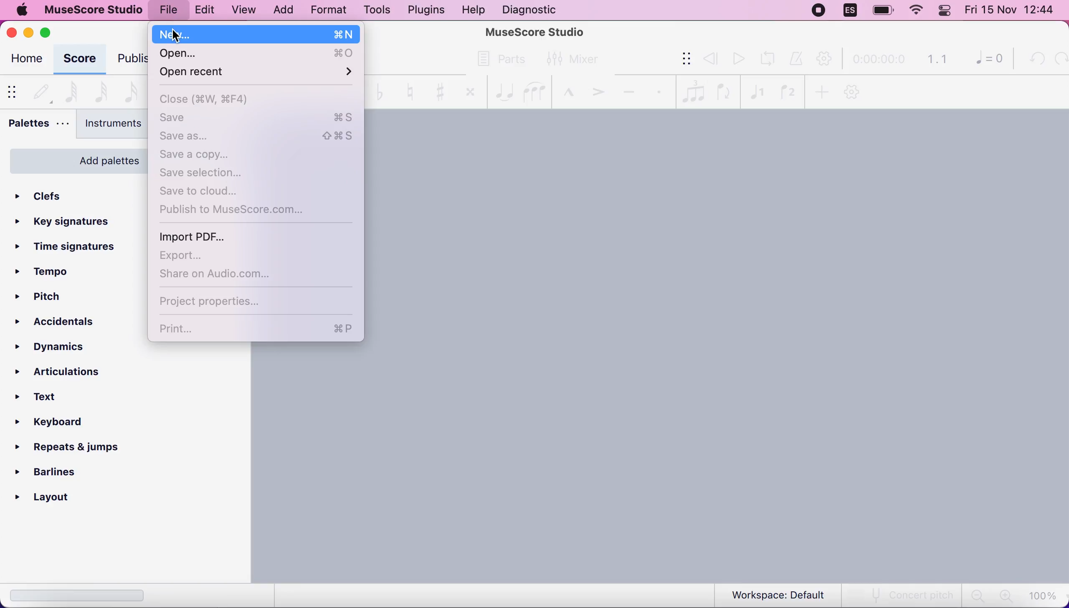 The image size is (1069, 608). What do you see at coordinates (77, 370) in the screenshot?
I see `articulations` at bounding box center [77, 370].